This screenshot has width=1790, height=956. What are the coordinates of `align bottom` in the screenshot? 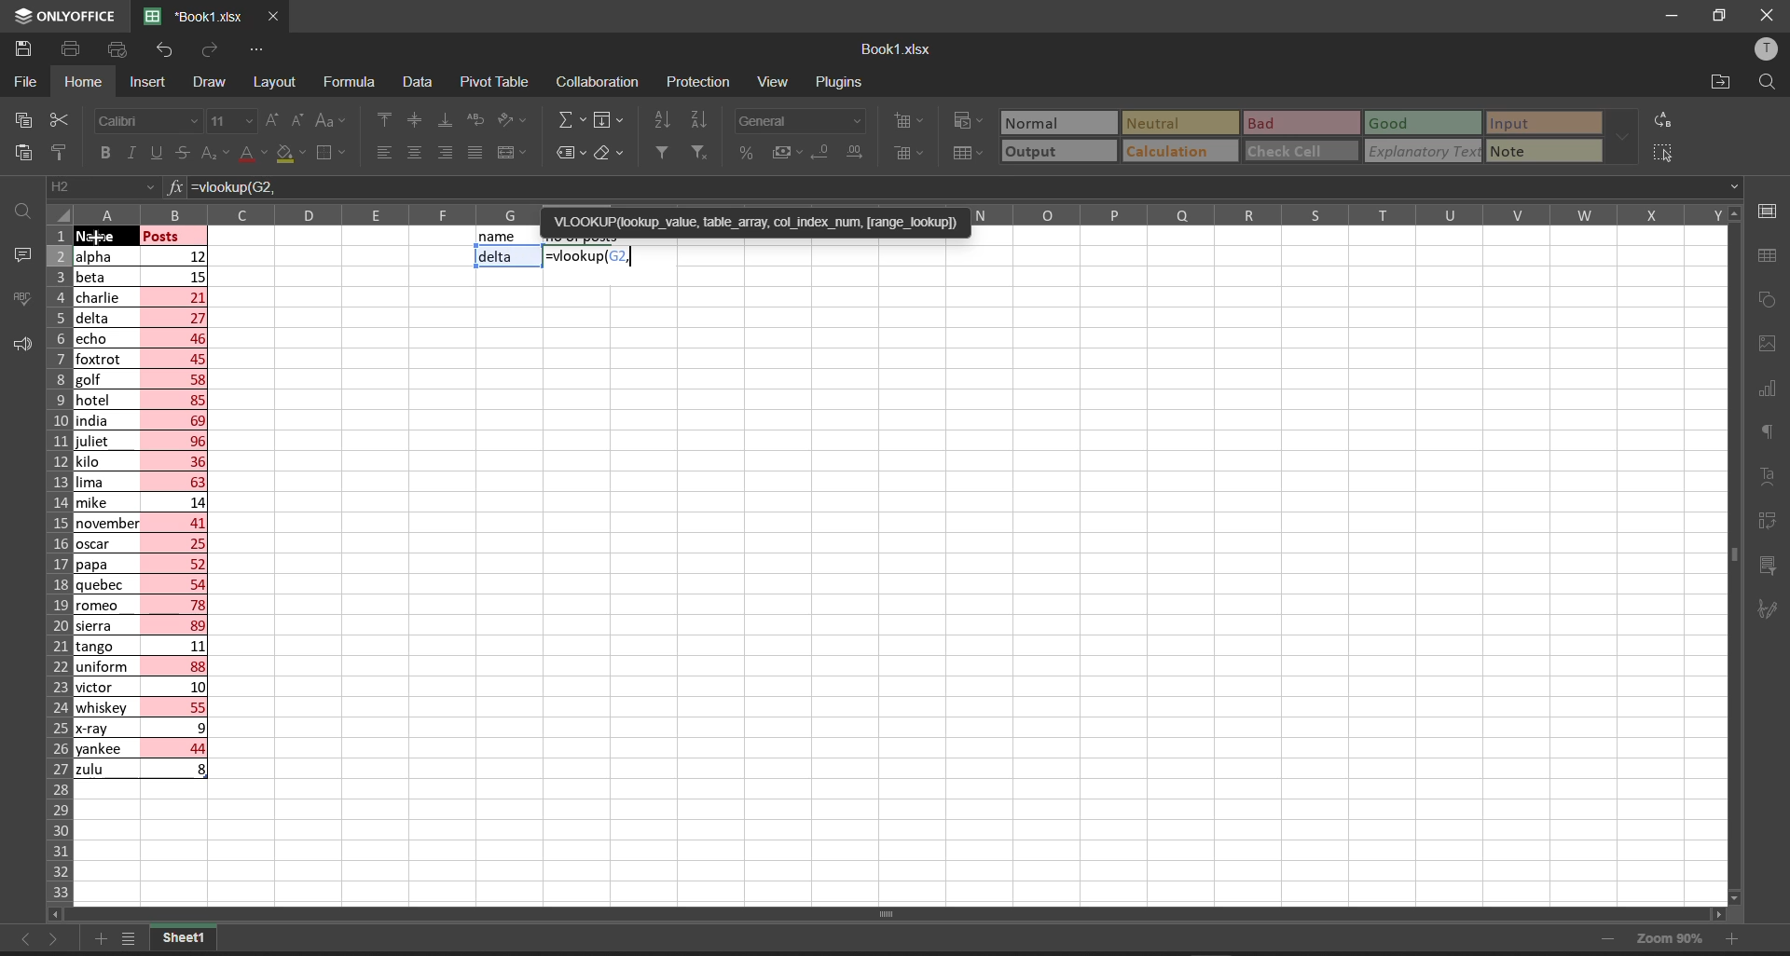 It's located at (445, 119).